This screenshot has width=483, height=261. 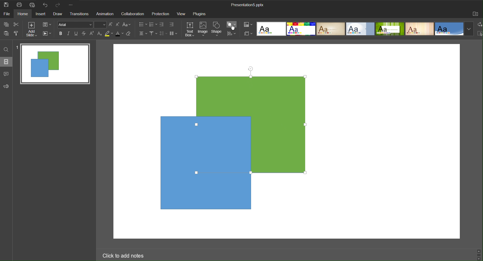 What do you see at coordinates (16, 24) in the screenshot?
I see `Cut` at bounding box center [16, 24].